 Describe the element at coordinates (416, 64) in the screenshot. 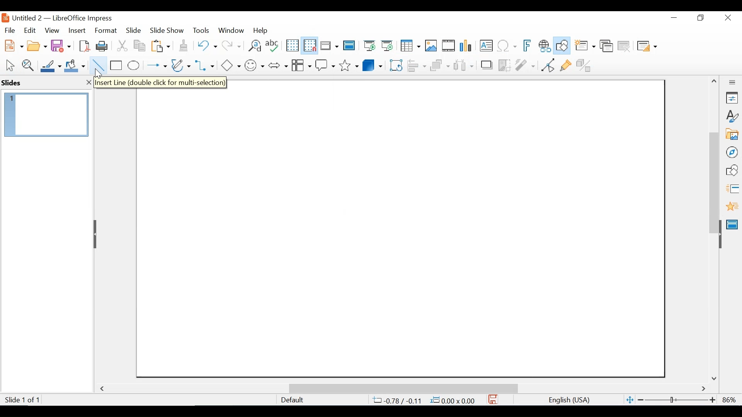

I see `Align Objects` at that location.